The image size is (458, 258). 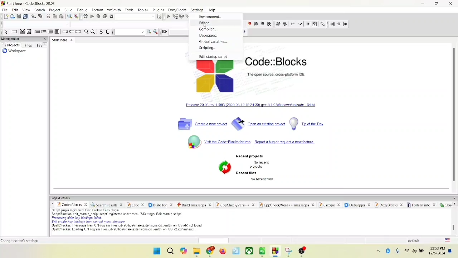 I want to click on doxyblocks, so click(x=390, y=206).